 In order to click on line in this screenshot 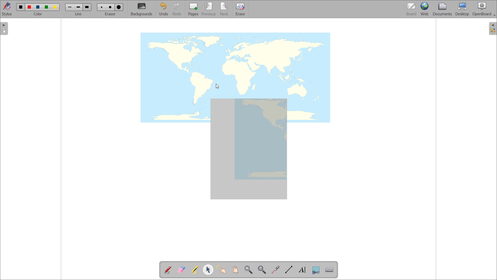, I will do `click(78, 14)`.